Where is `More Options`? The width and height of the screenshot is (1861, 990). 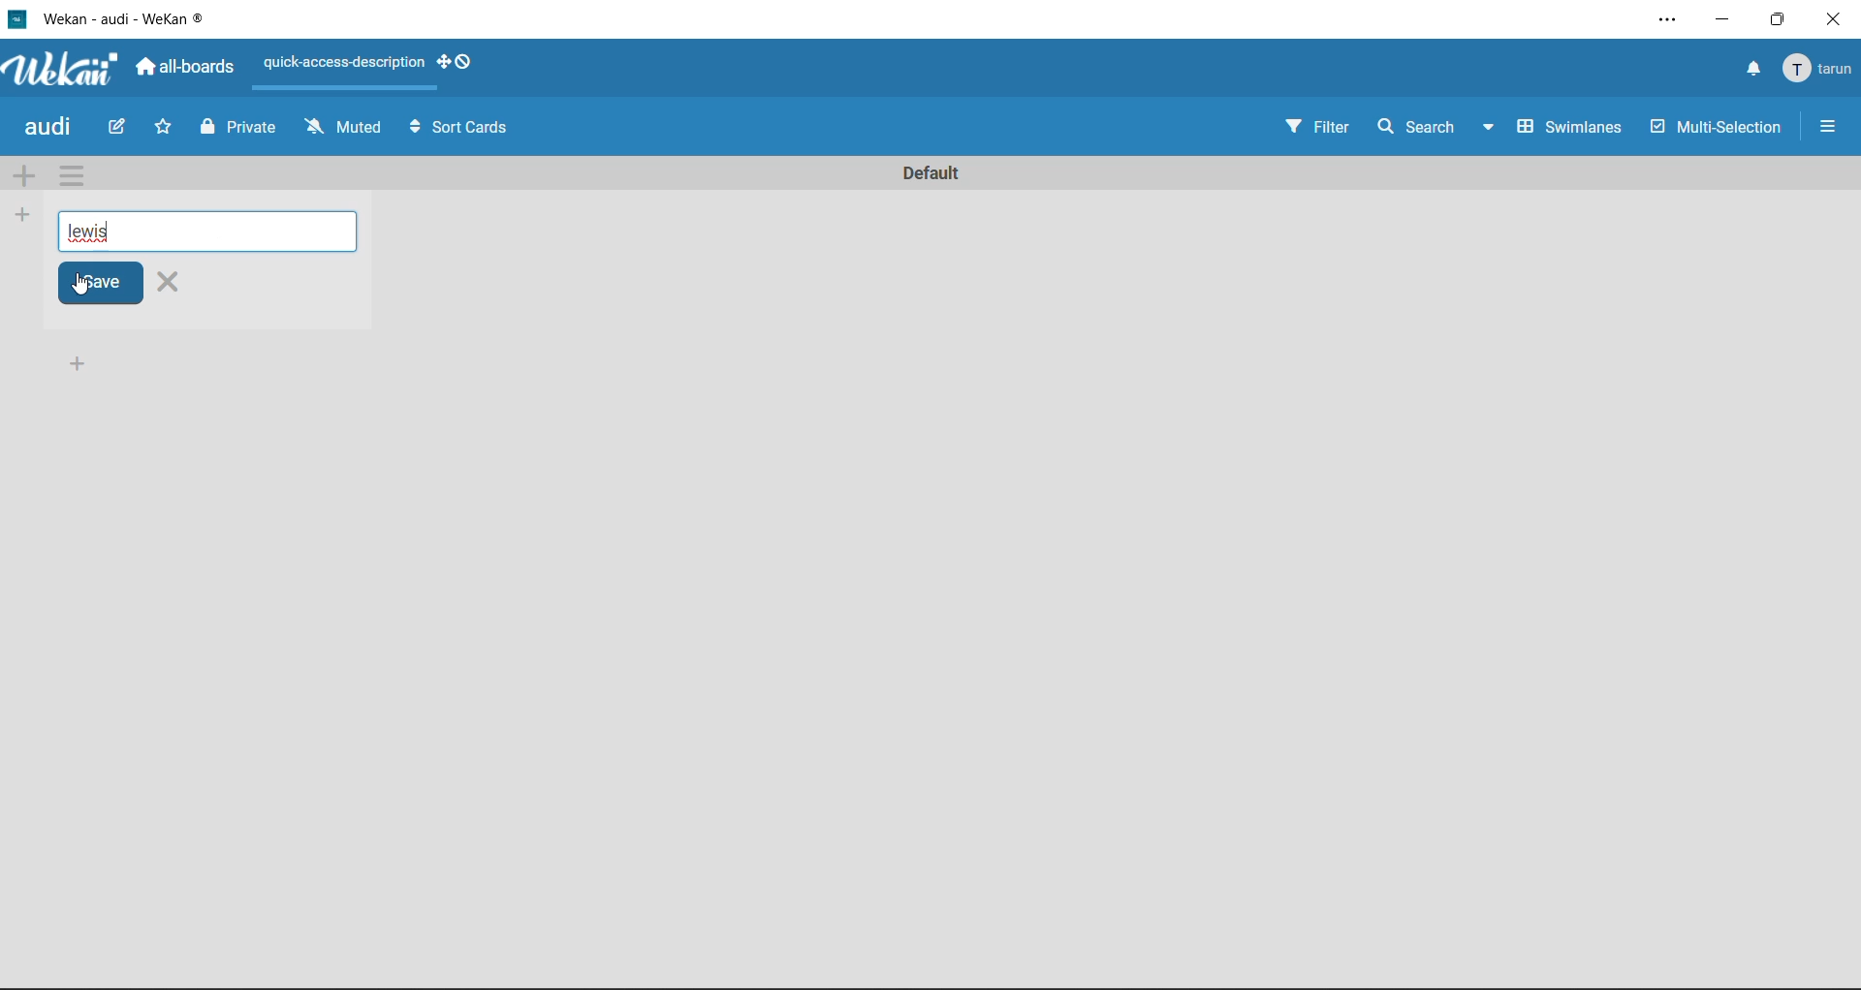
More Options is located at coordinates (1833, 125).